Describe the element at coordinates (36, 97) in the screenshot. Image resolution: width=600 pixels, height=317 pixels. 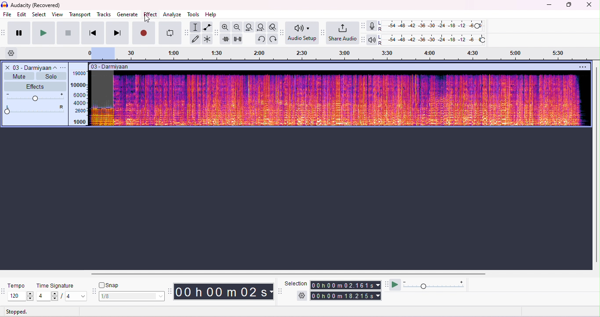
I see `volume` at that location.